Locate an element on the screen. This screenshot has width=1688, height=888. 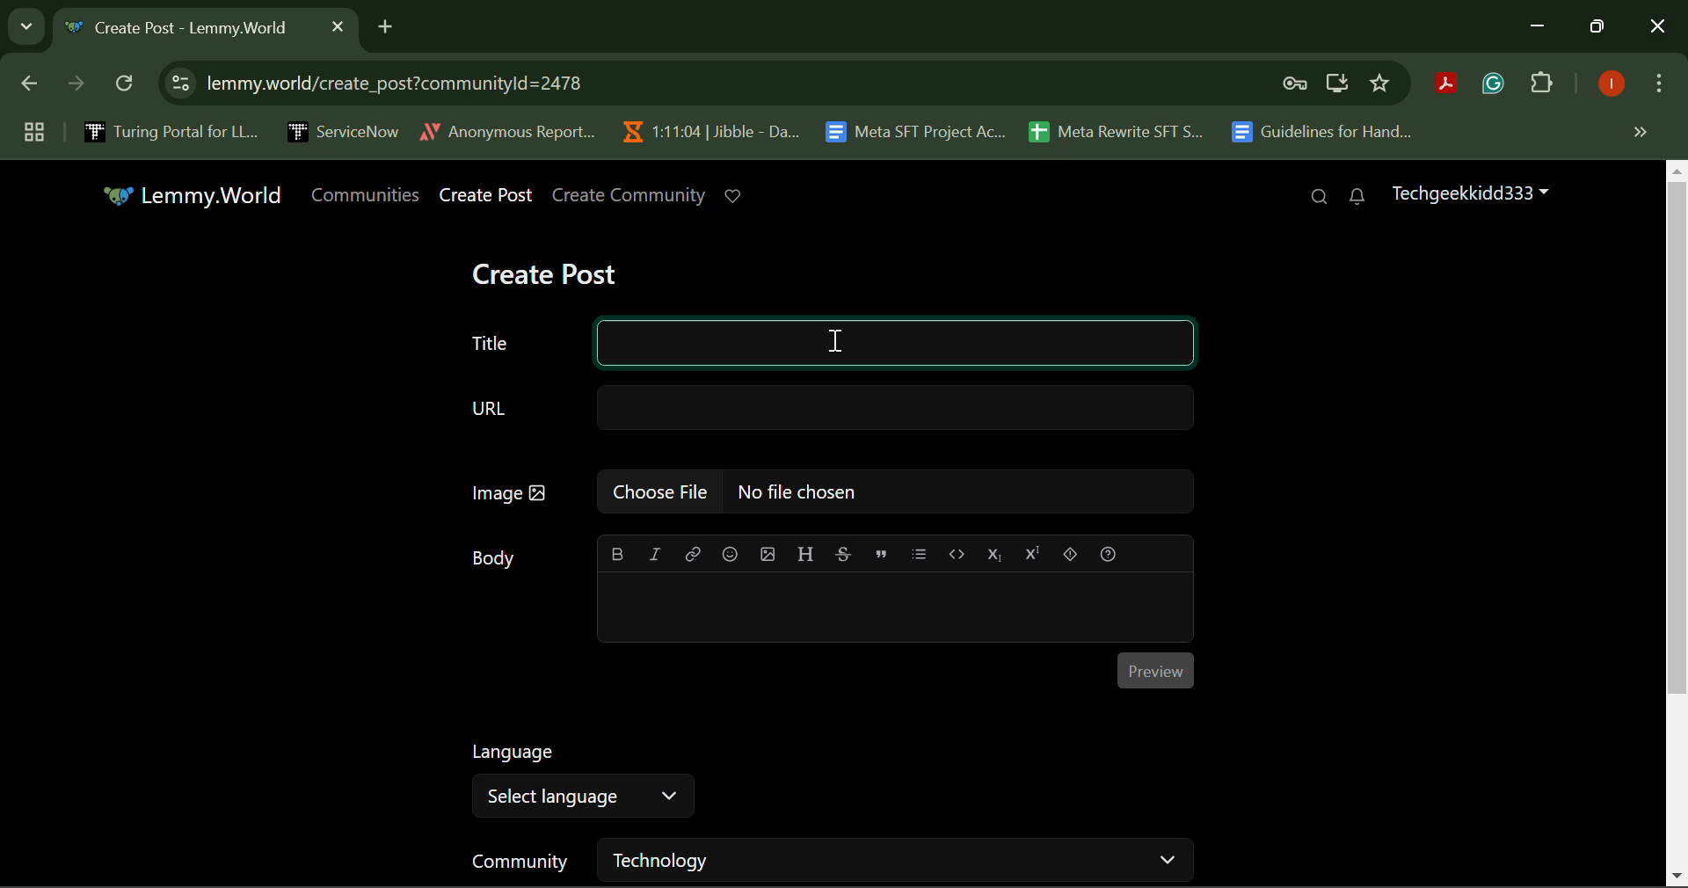
Logged In User is located at coordinates (1608, 85).